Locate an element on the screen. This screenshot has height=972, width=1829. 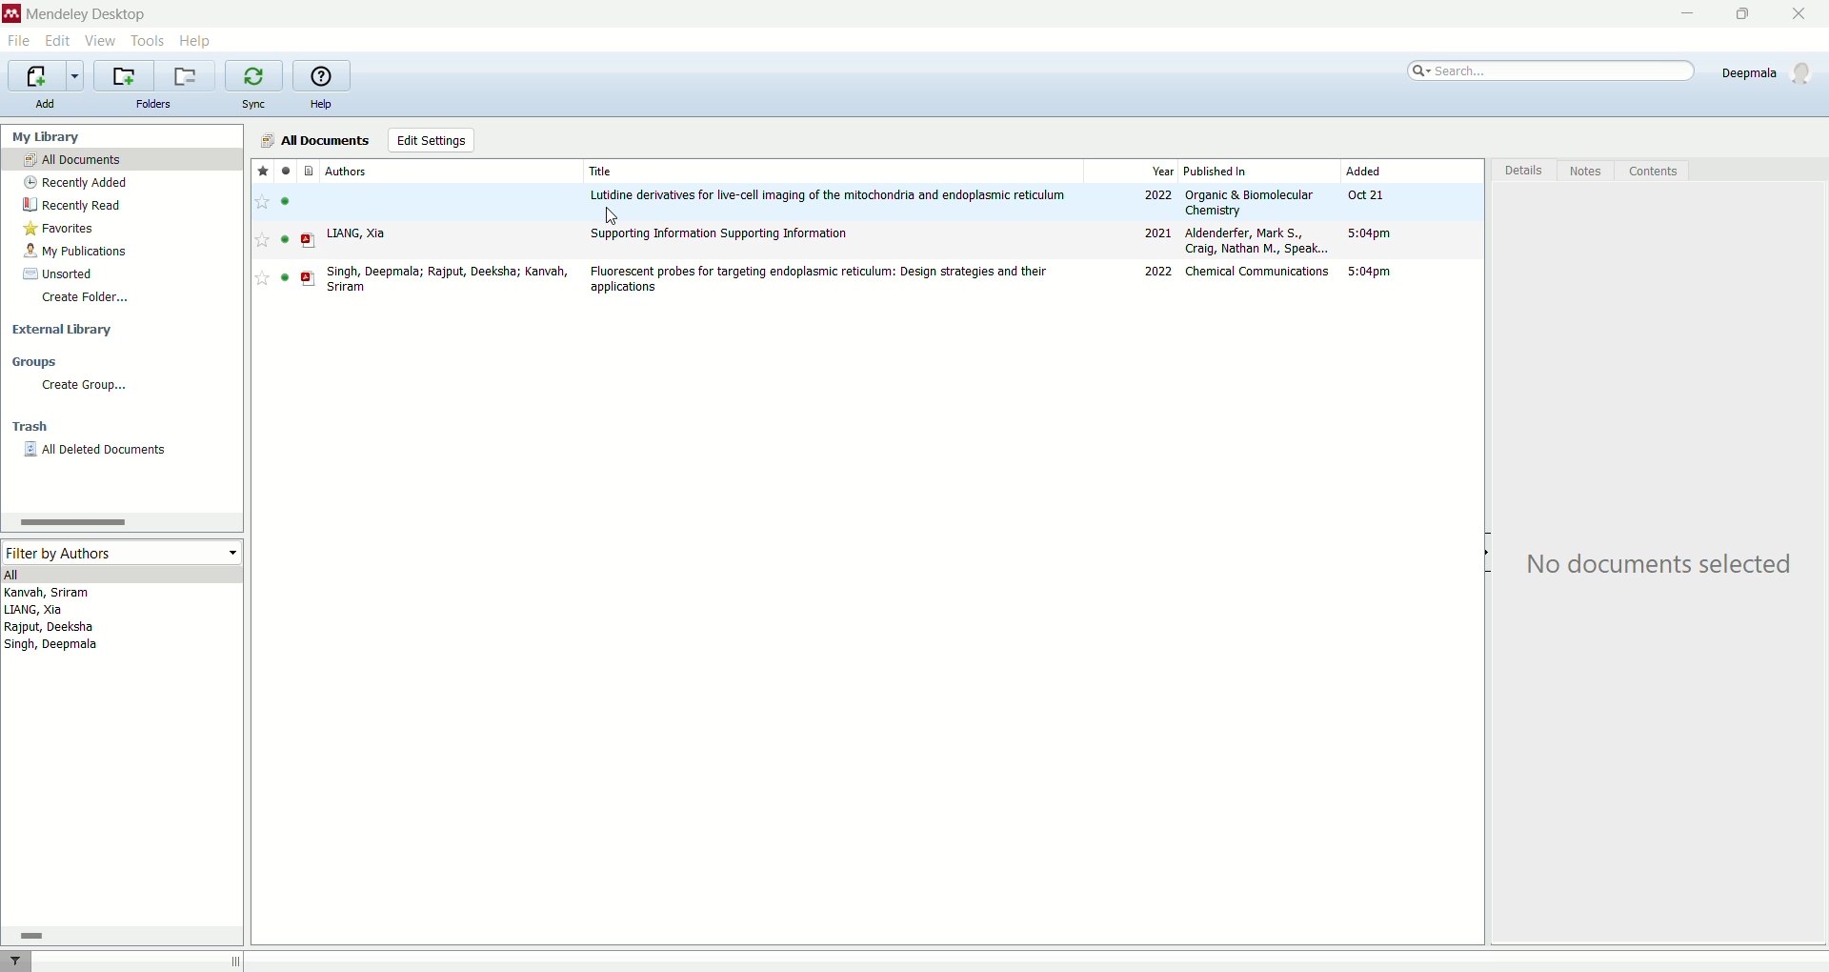
Aldenderfer, Mark S., Craig, Nathan M., Speak... is located at coordinates (1258, 242).